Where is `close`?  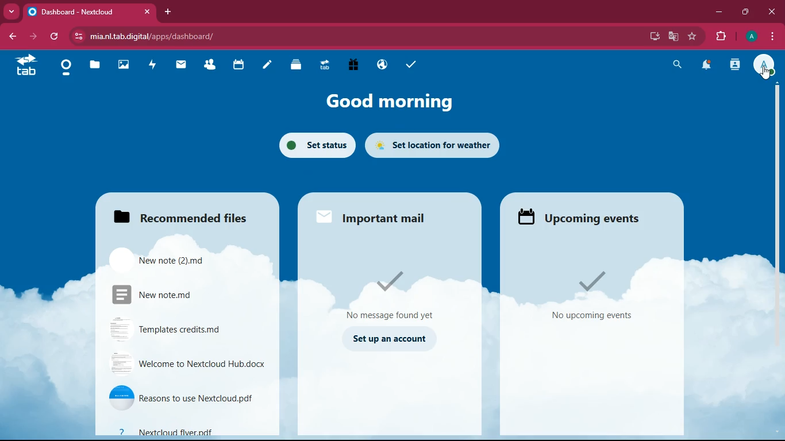
close is located at coordinates (771, 11).